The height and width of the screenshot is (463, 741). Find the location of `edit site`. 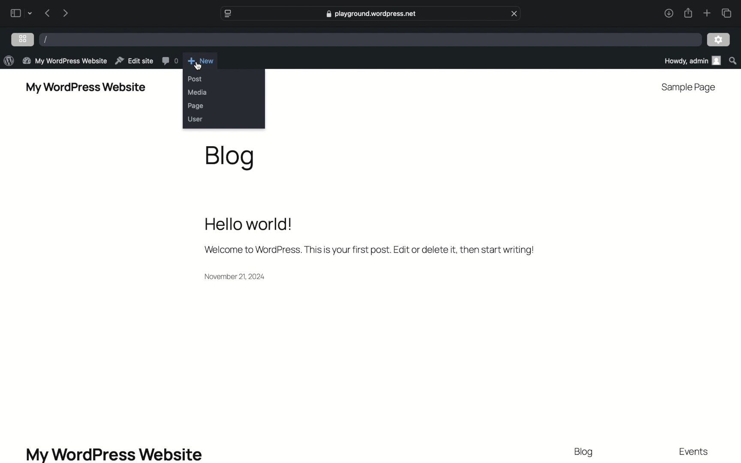

edit site is located at coordinates (134, 60).